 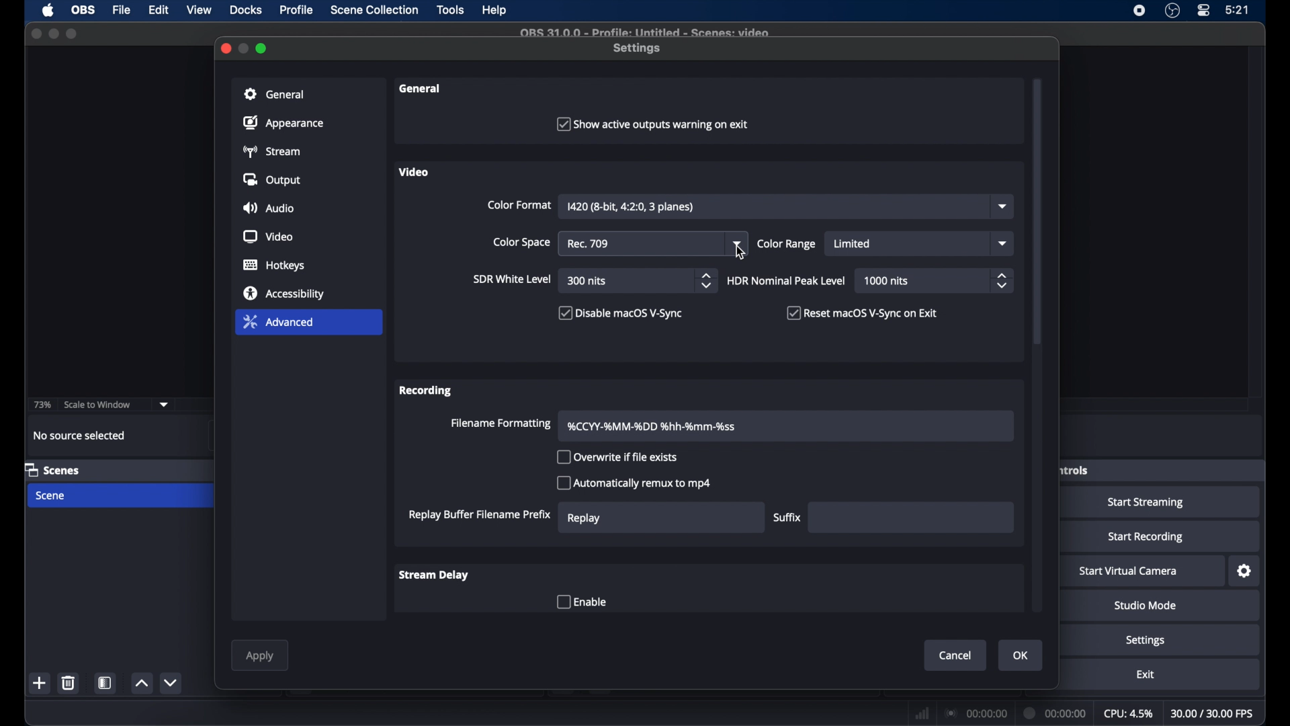 What do you see at coordinates (284, 124) in the screenshot?
I see `appearance` at bounding box center [284, 124].